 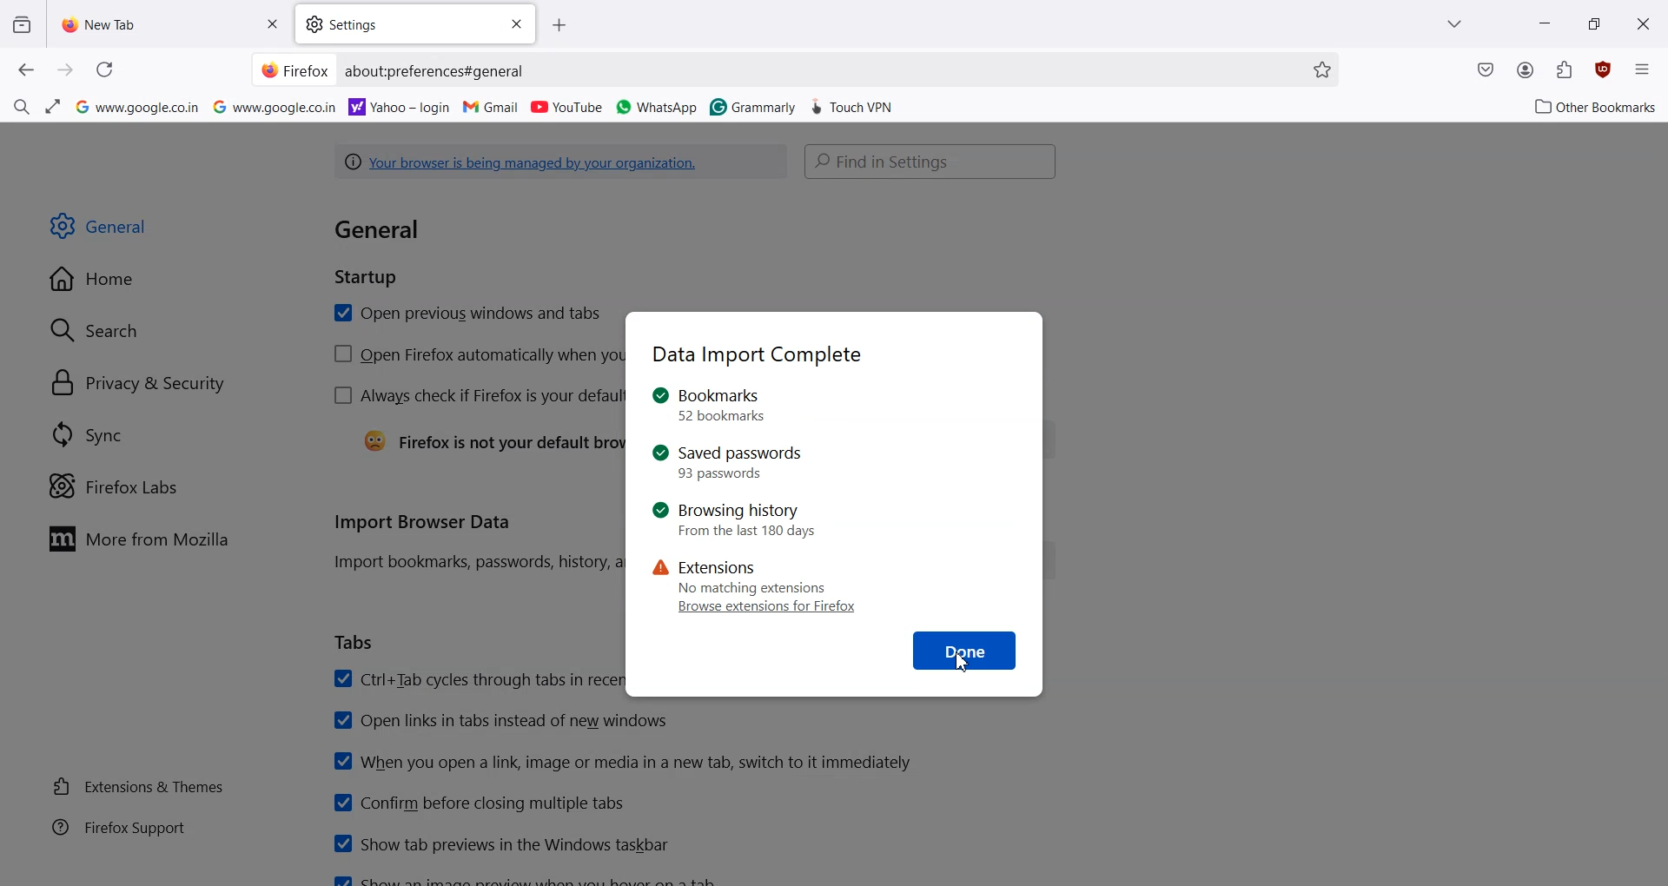 What do you see at coordinates (562, 162) in the screenshot?
I see `Hyperlink` at bounding box center [562, 162].